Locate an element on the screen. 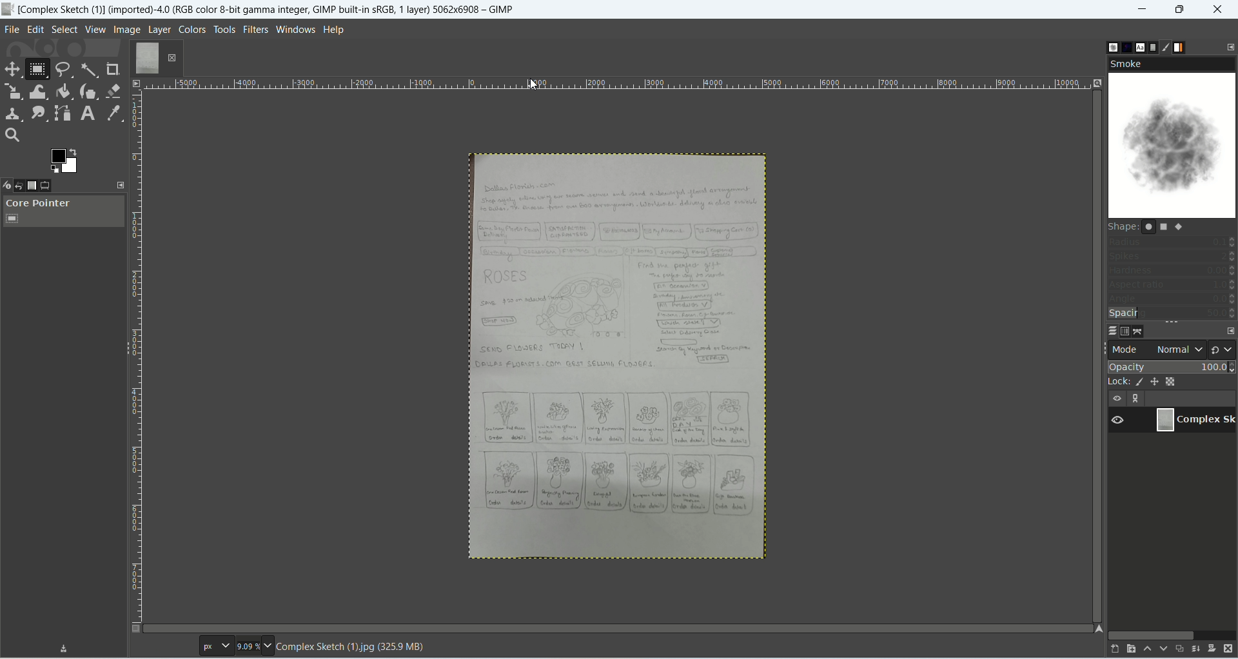 The image size is (1238, 659). close is located at coordinates (1221, 8).